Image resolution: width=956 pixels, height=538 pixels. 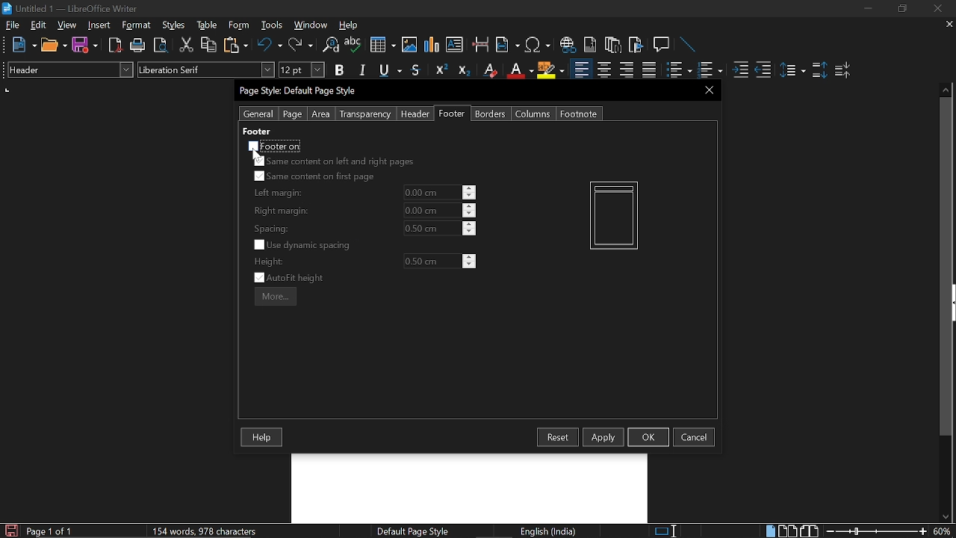 What do you see at coordinates (412, 114) in the screenshot?
I see `Header` at bounding box center [412, 114].